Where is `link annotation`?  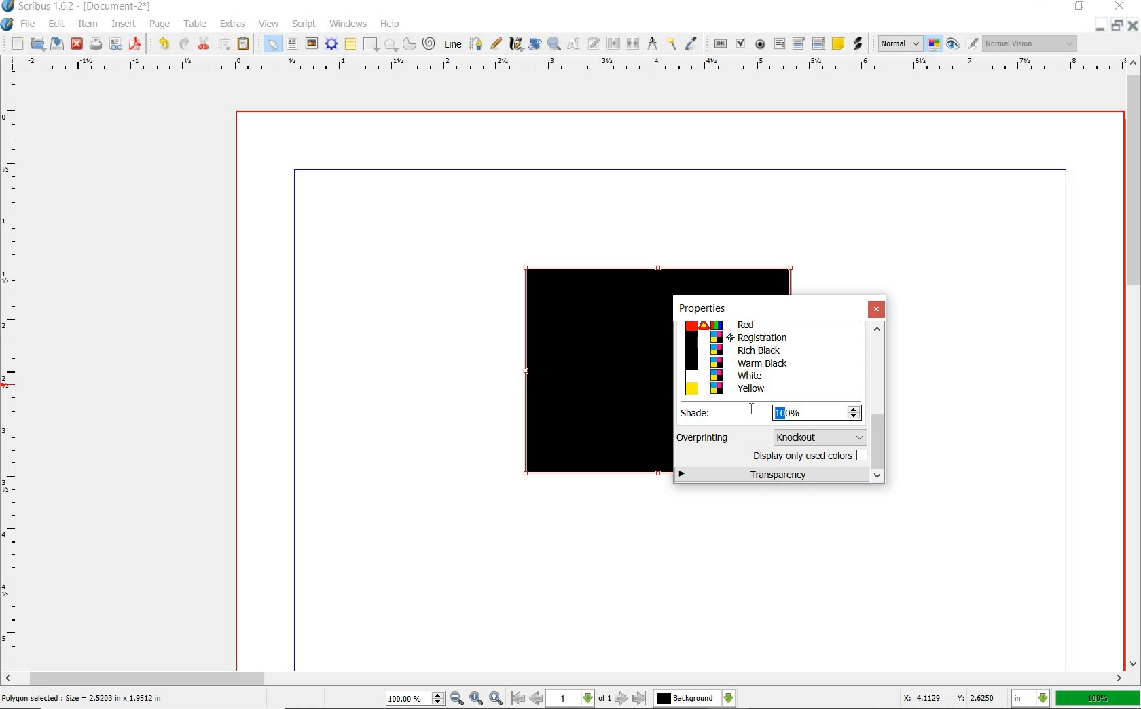
link annotation is located at coordinates (858, 44).